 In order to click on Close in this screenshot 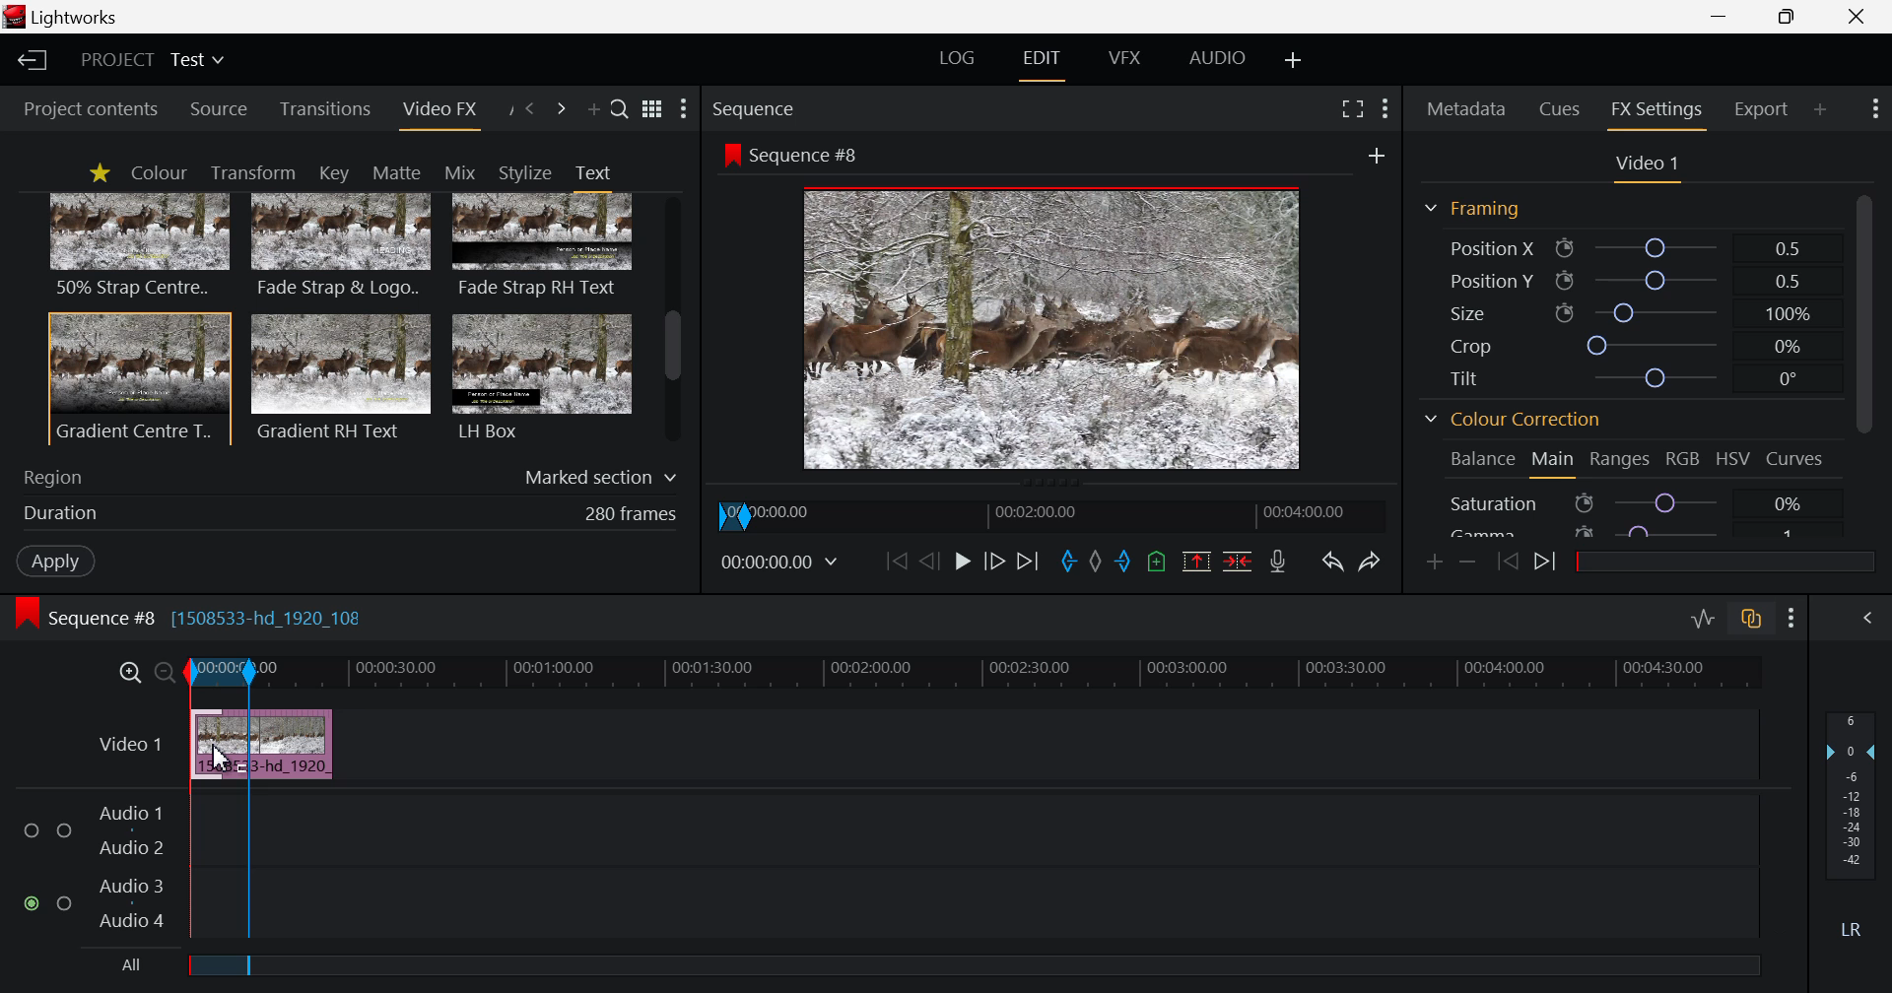, I will do `click(1858, 17)`.